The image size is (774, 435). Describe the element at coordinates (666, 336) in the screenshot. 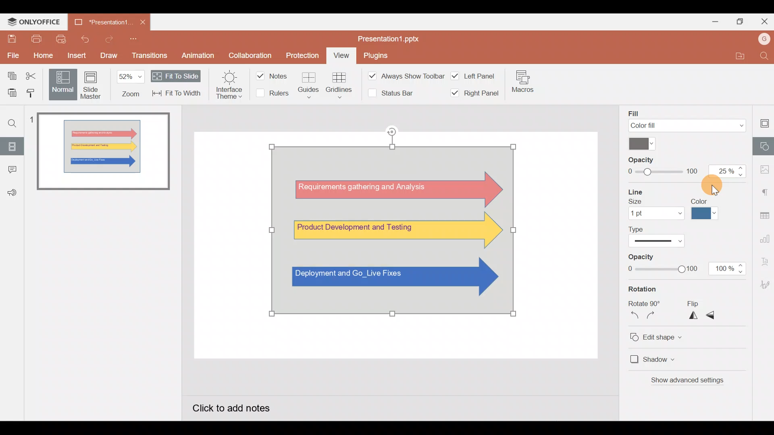

I see `Edit shape` at that location.